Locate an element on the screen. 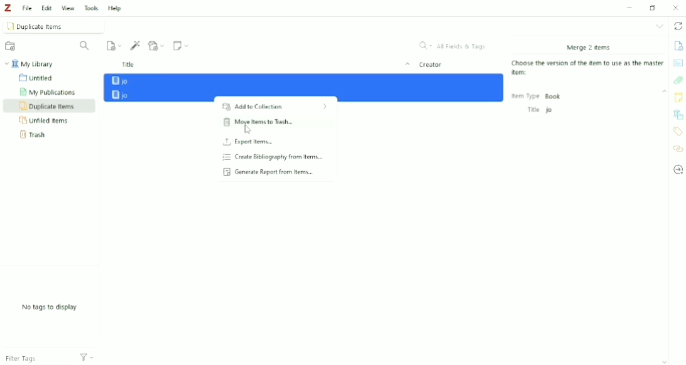 The height and width of the screenshot is (365, 686). Tools is located at coordinates (91, 8).